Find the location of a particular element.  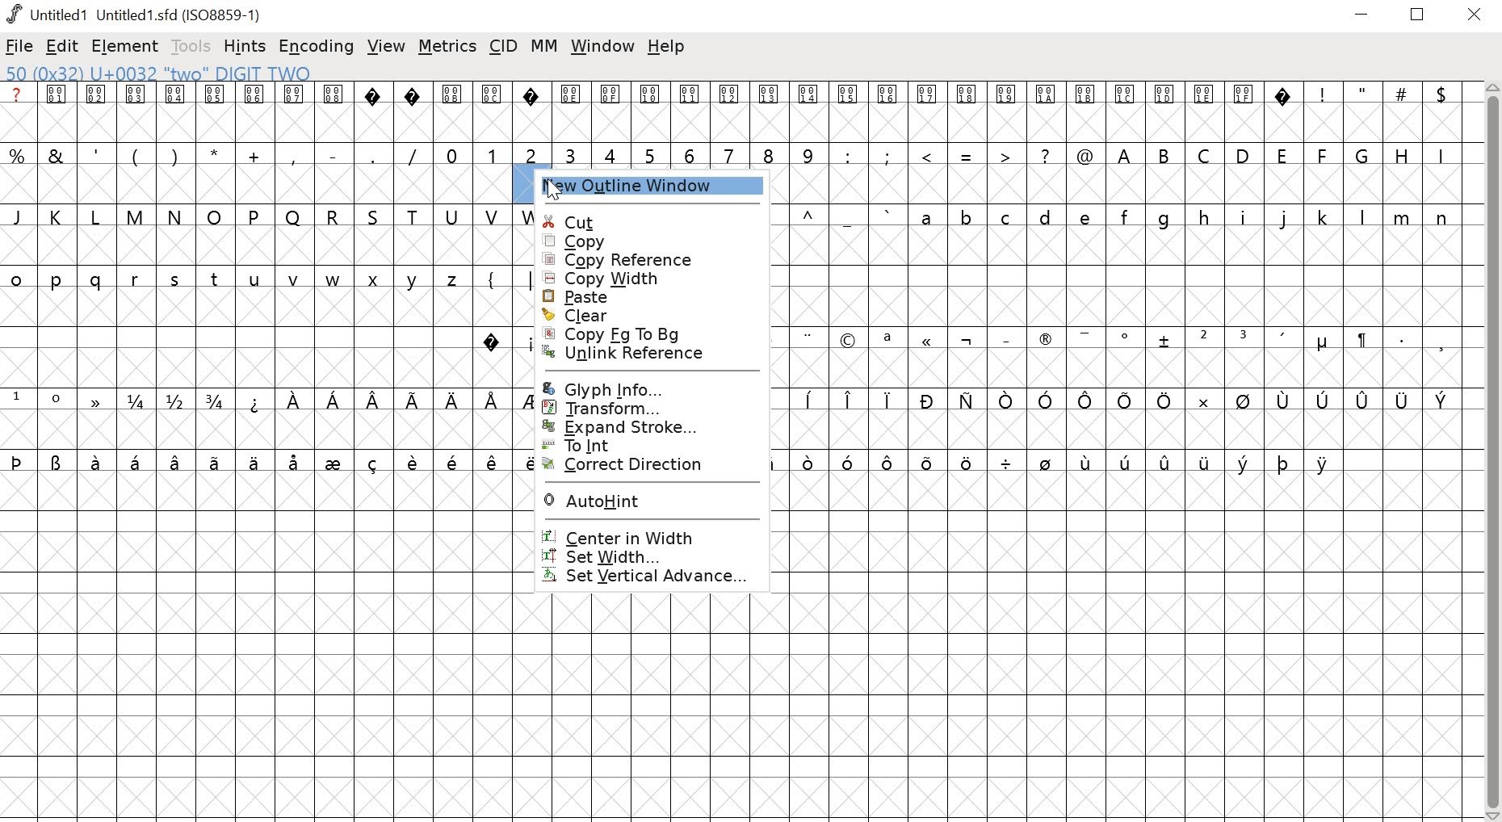

50 (0x32) U+0032 "two" DIGIT TWO is located at coordinates (162, 73).